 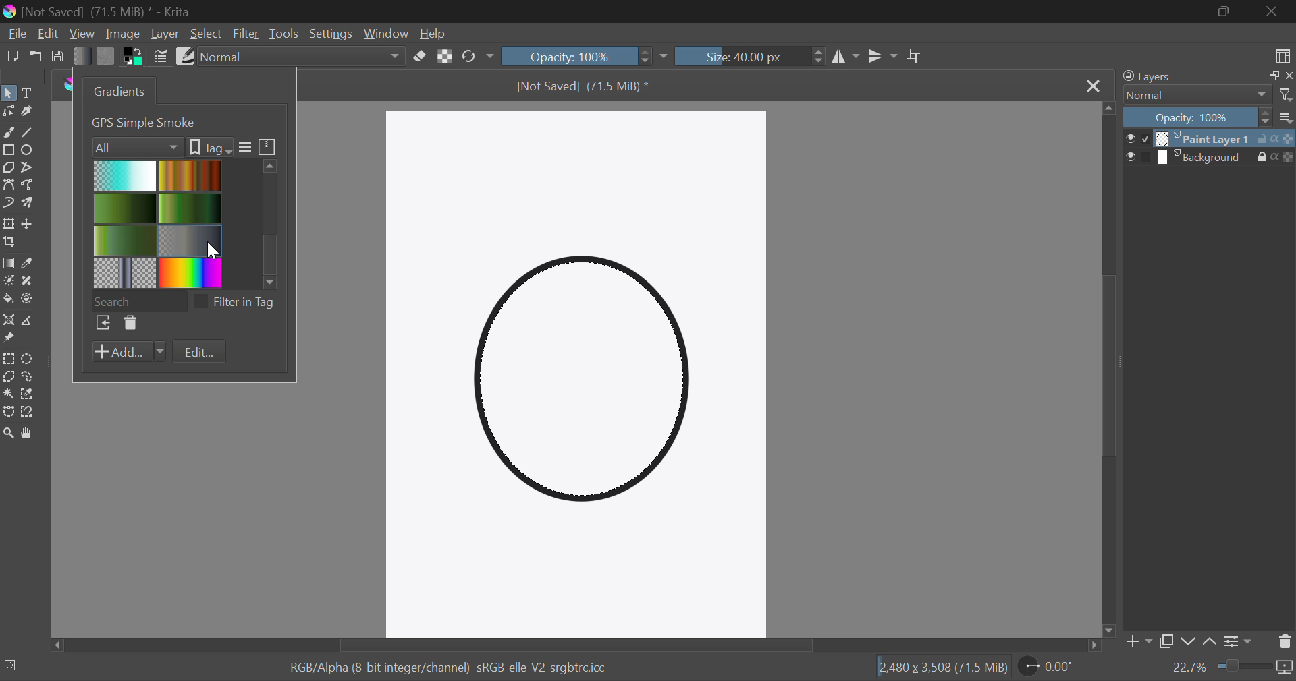 What do you see at coordinates (9, 225) in the screenshot?
I see `Transform Layer` at bounding box center [9, 225].